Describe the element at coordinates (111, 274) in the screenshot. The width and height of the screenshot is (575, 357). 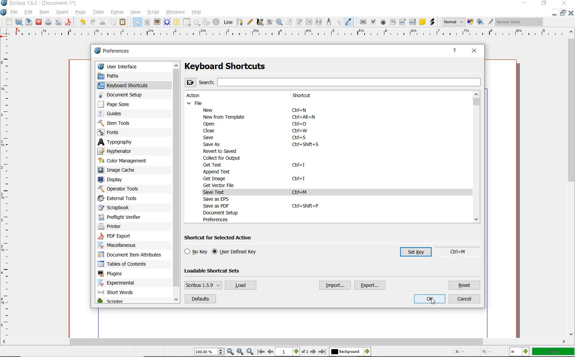
I see `plugins` at that location.